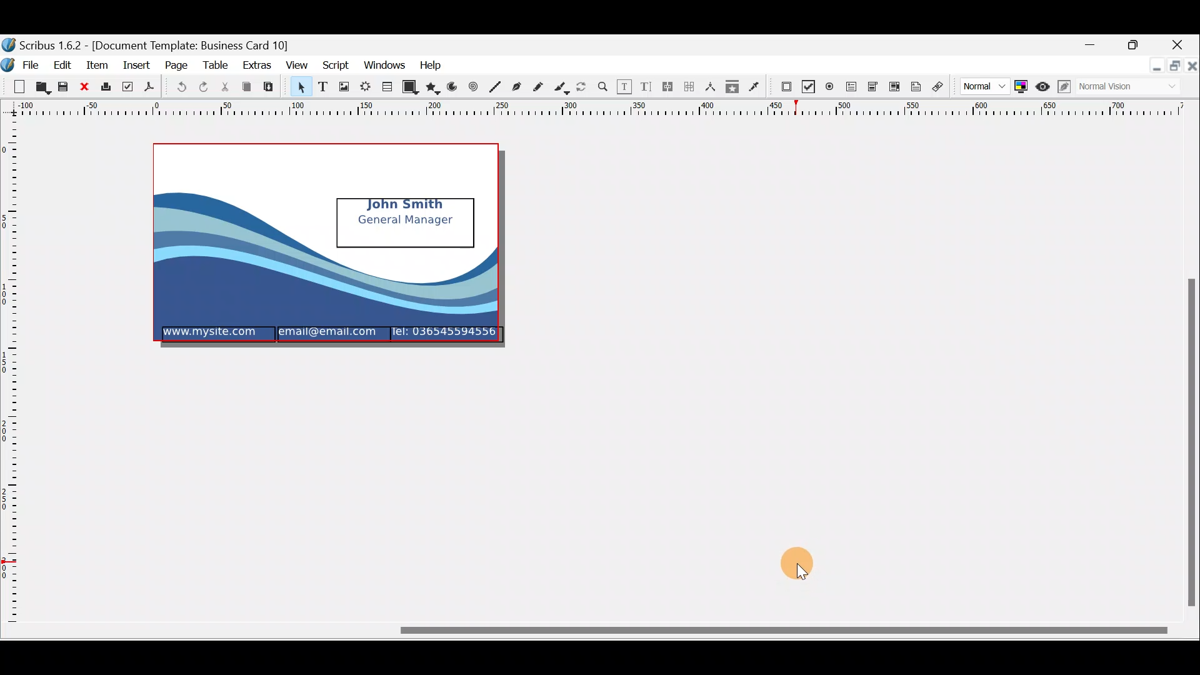  I want to click on Save as PDF, so click(149, 88).